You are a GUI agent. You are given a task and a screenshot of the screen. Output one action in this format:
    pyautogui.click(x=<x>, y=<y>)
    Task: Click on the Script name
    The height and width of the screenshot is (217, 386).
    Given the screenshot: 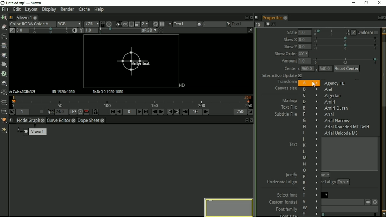 What is the action you would take?
    pyautogui.click(x=257, y=17)
    